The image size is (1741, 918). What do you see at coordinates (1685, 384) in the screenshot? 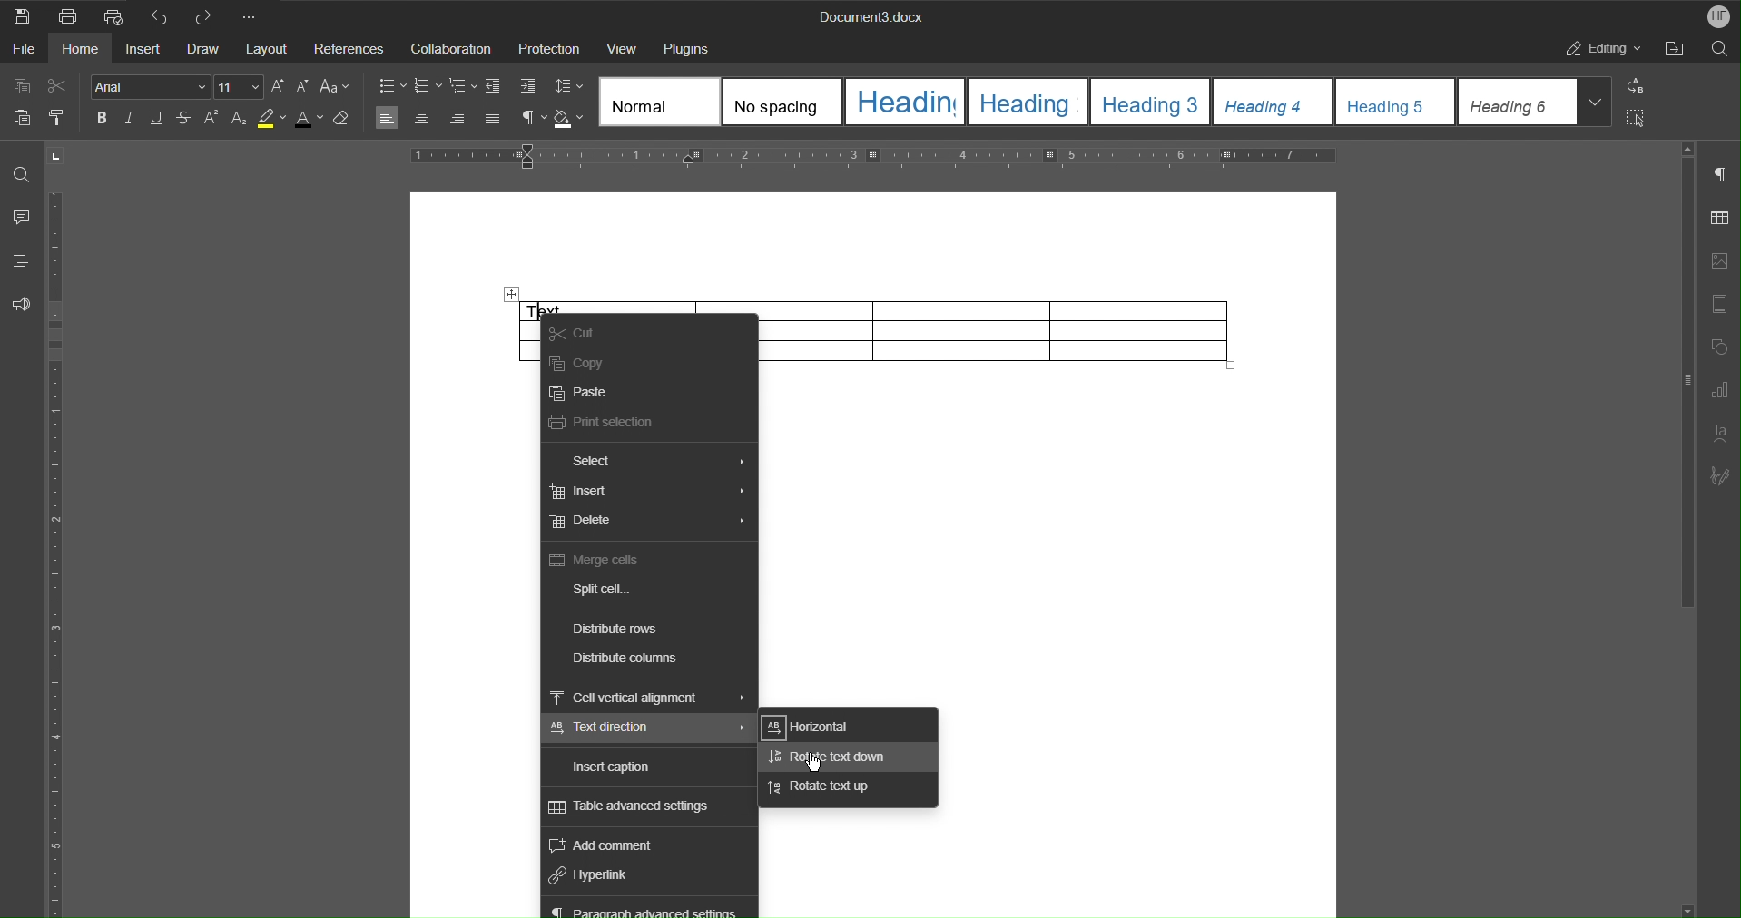
I see `vertical scroll bar` at bounding box center [1685, 384].